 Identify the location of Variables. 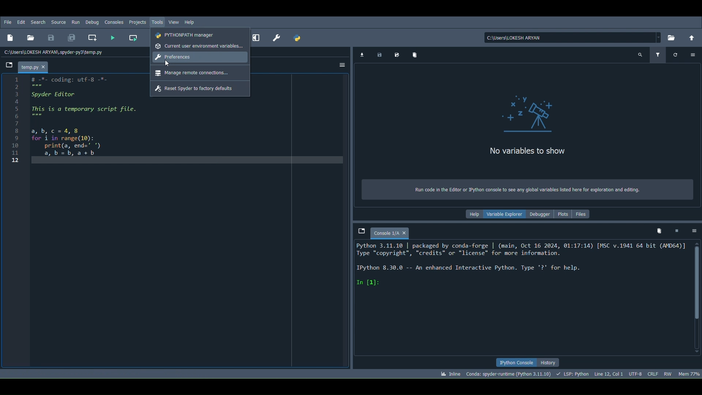
(525, 109).